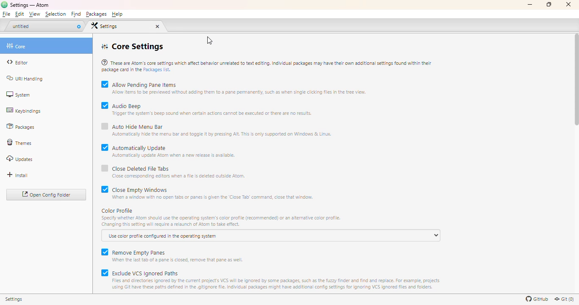  Describe the element at coordinates (105, 150) in the screenshot. I see `checkbox` at that location.